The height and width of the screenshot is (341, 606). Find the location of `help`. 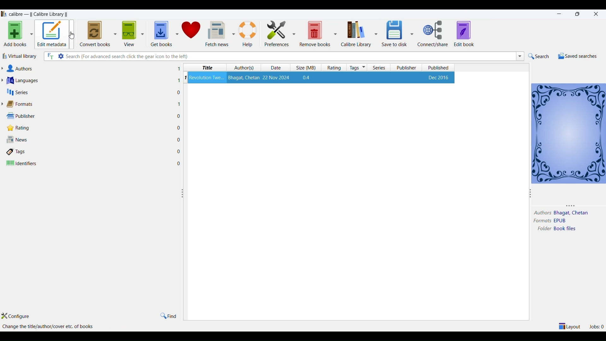

help is located at coordinates (249, 31).